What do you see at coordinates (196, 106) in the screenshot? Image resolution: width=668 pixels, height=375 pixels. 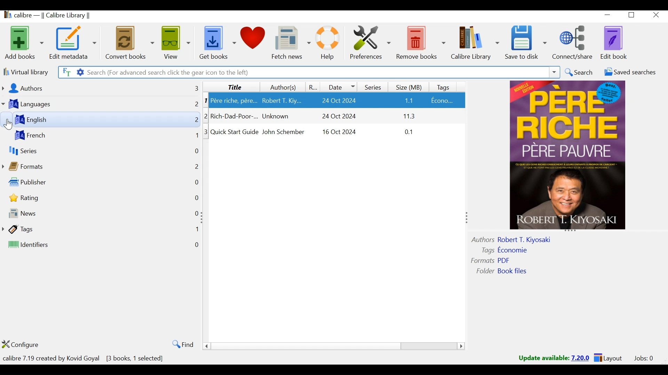 I see `2` at bounding box center [196, 106].